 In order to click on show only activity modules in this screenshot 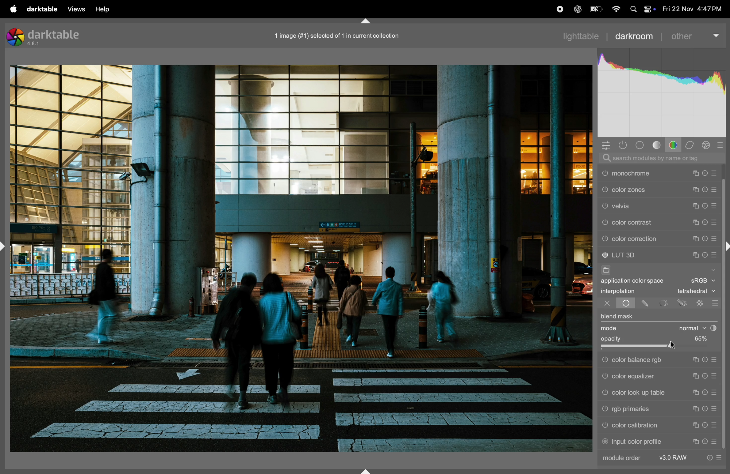, I will do `click(623, 145)`.